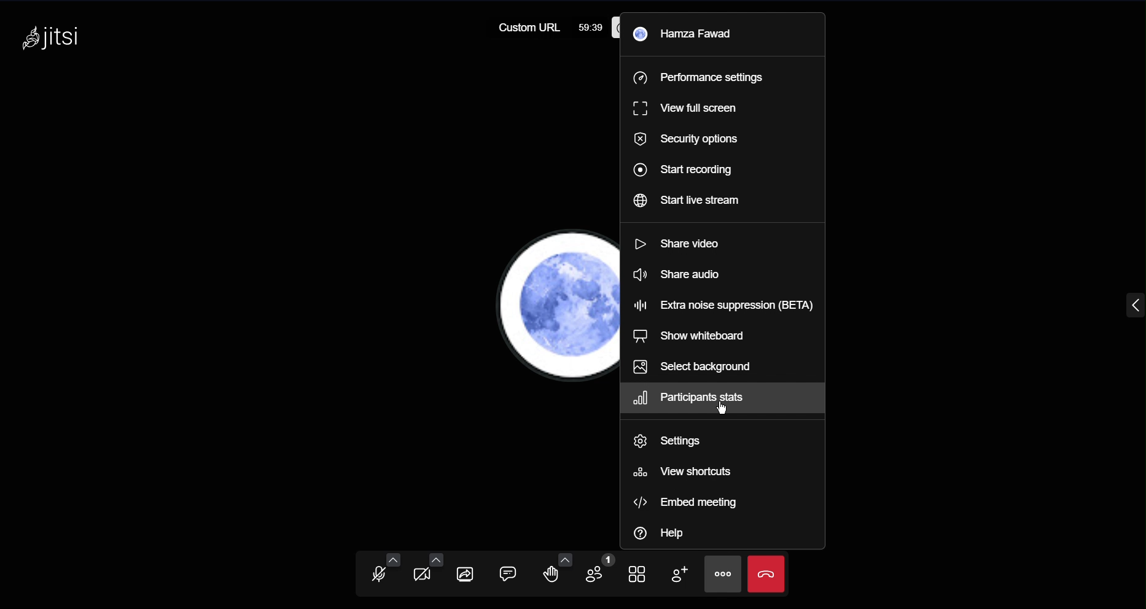 The height and width of the screenshot is (609, 1146). Describe the element at coordinates (552, 304) in the screenshot. I see `Account Profile Picture` at that location.